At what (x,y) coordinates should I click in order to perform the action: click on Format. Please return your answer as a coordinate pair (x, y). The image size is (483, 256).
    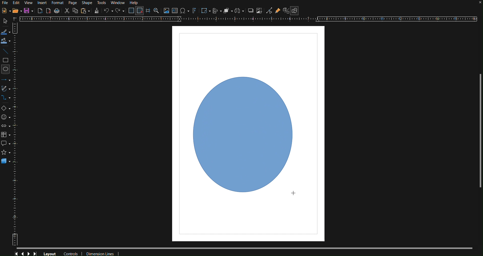
    Looking at the image, I should click on (58, 3).